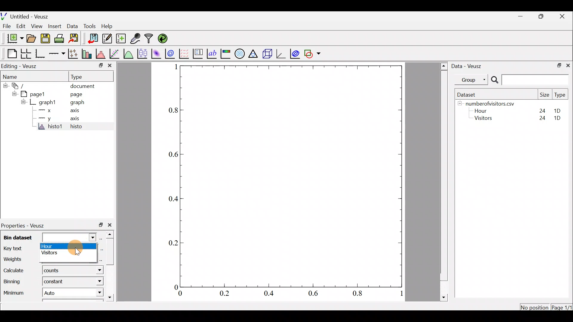  Describe the element at coordinates (197, 54) in the screenshot. I see `plot key` at that location.